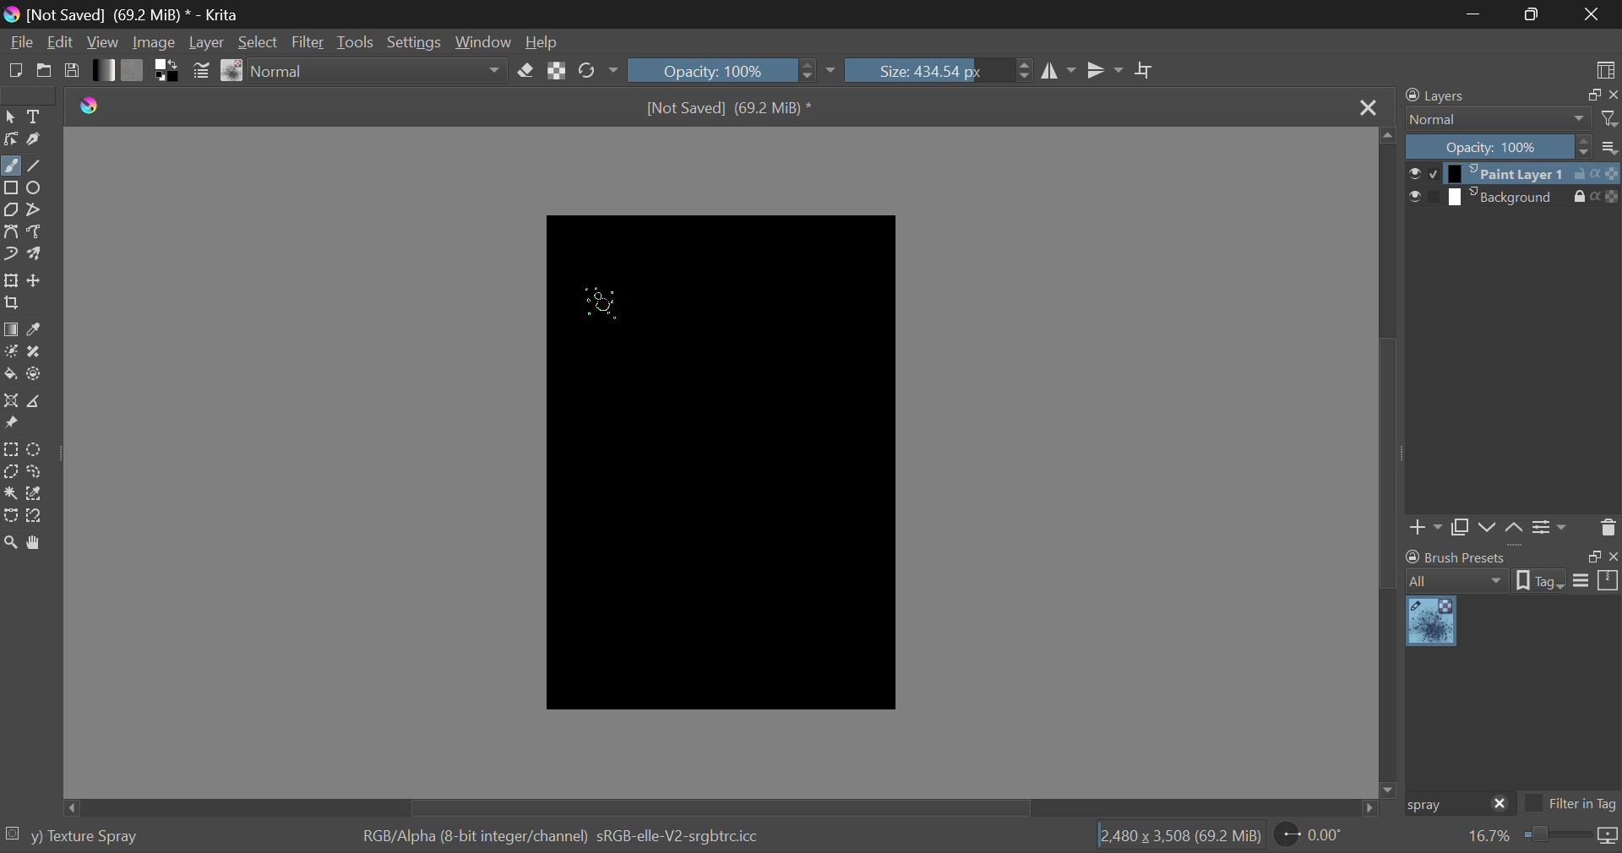  Describe the element at coordinates (12, 211) in the screenshot. I see `Polygon` at that location.